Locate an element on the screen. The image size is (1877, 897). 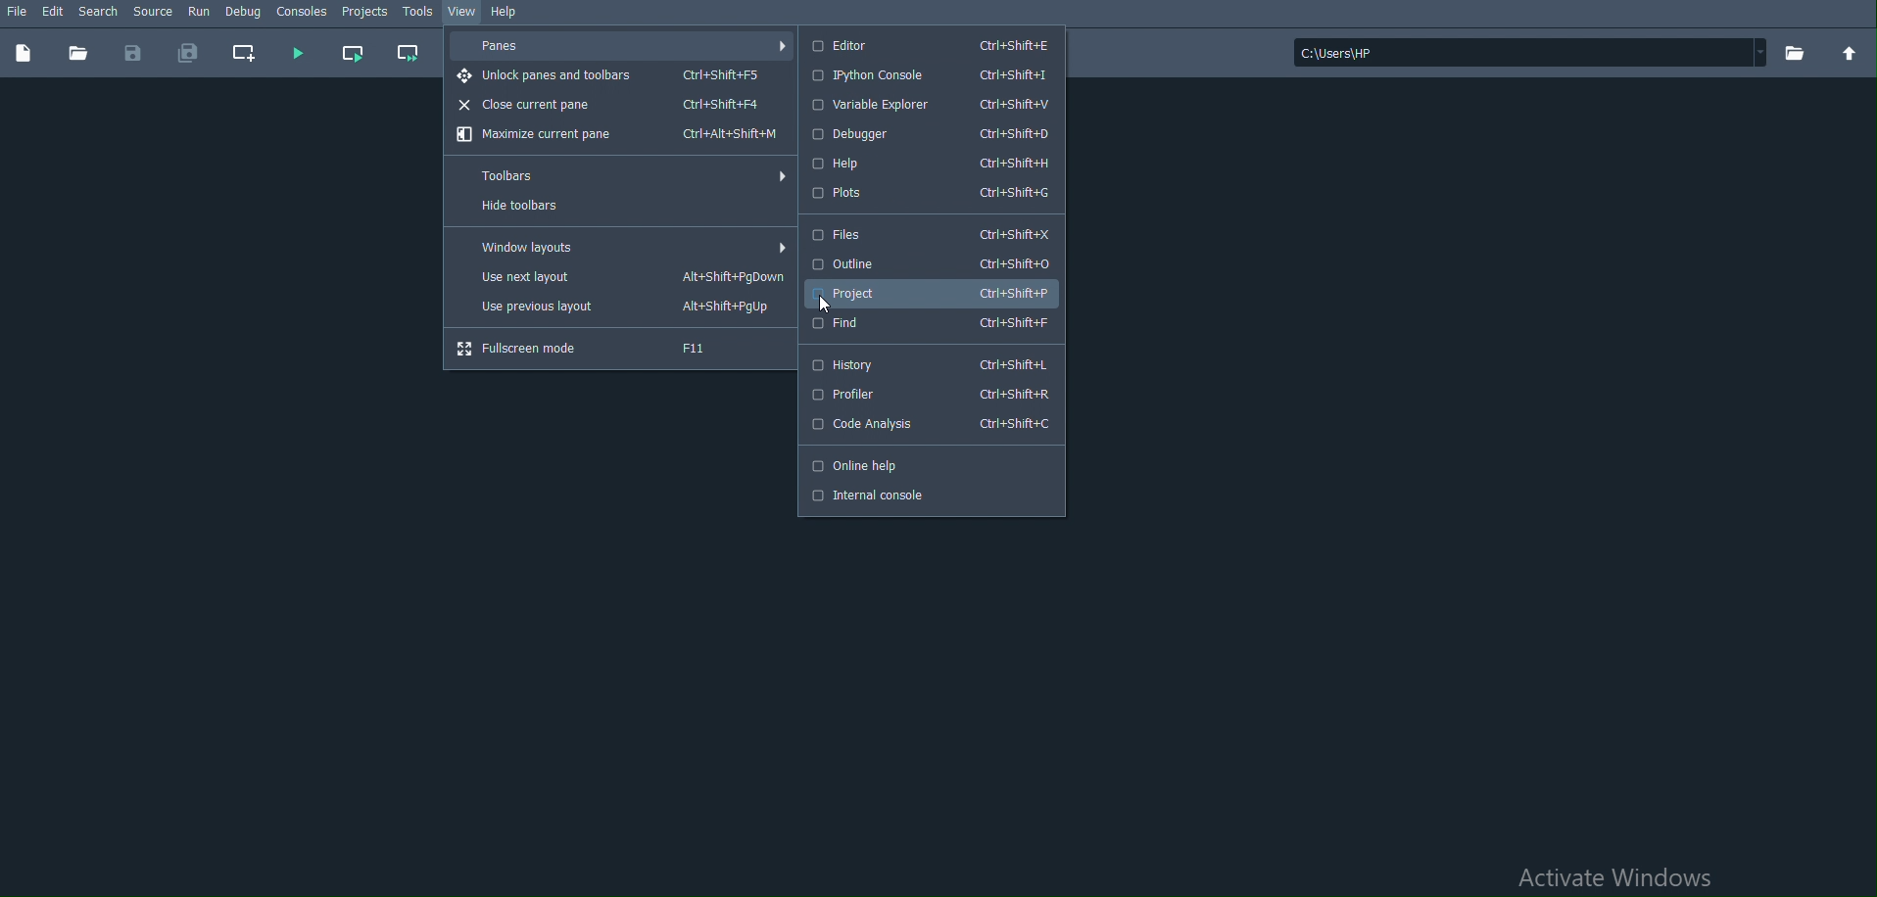
Run current cell is located at coordinates (352, 55).